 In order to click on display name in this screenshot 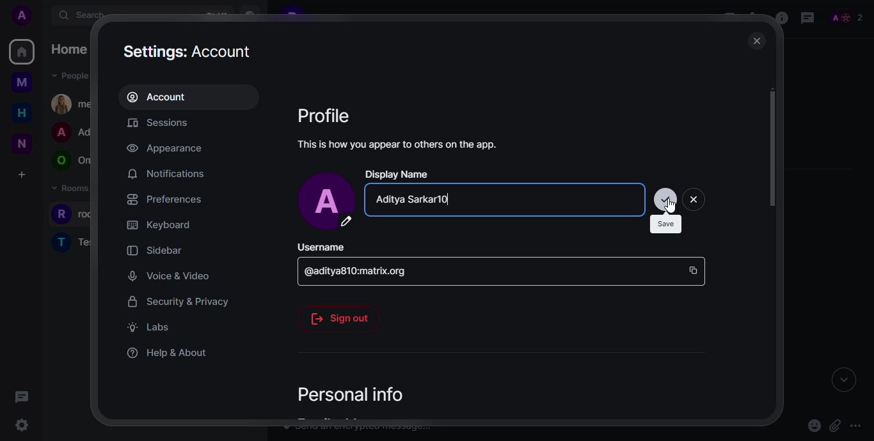, I will do `click(398, 174)`.